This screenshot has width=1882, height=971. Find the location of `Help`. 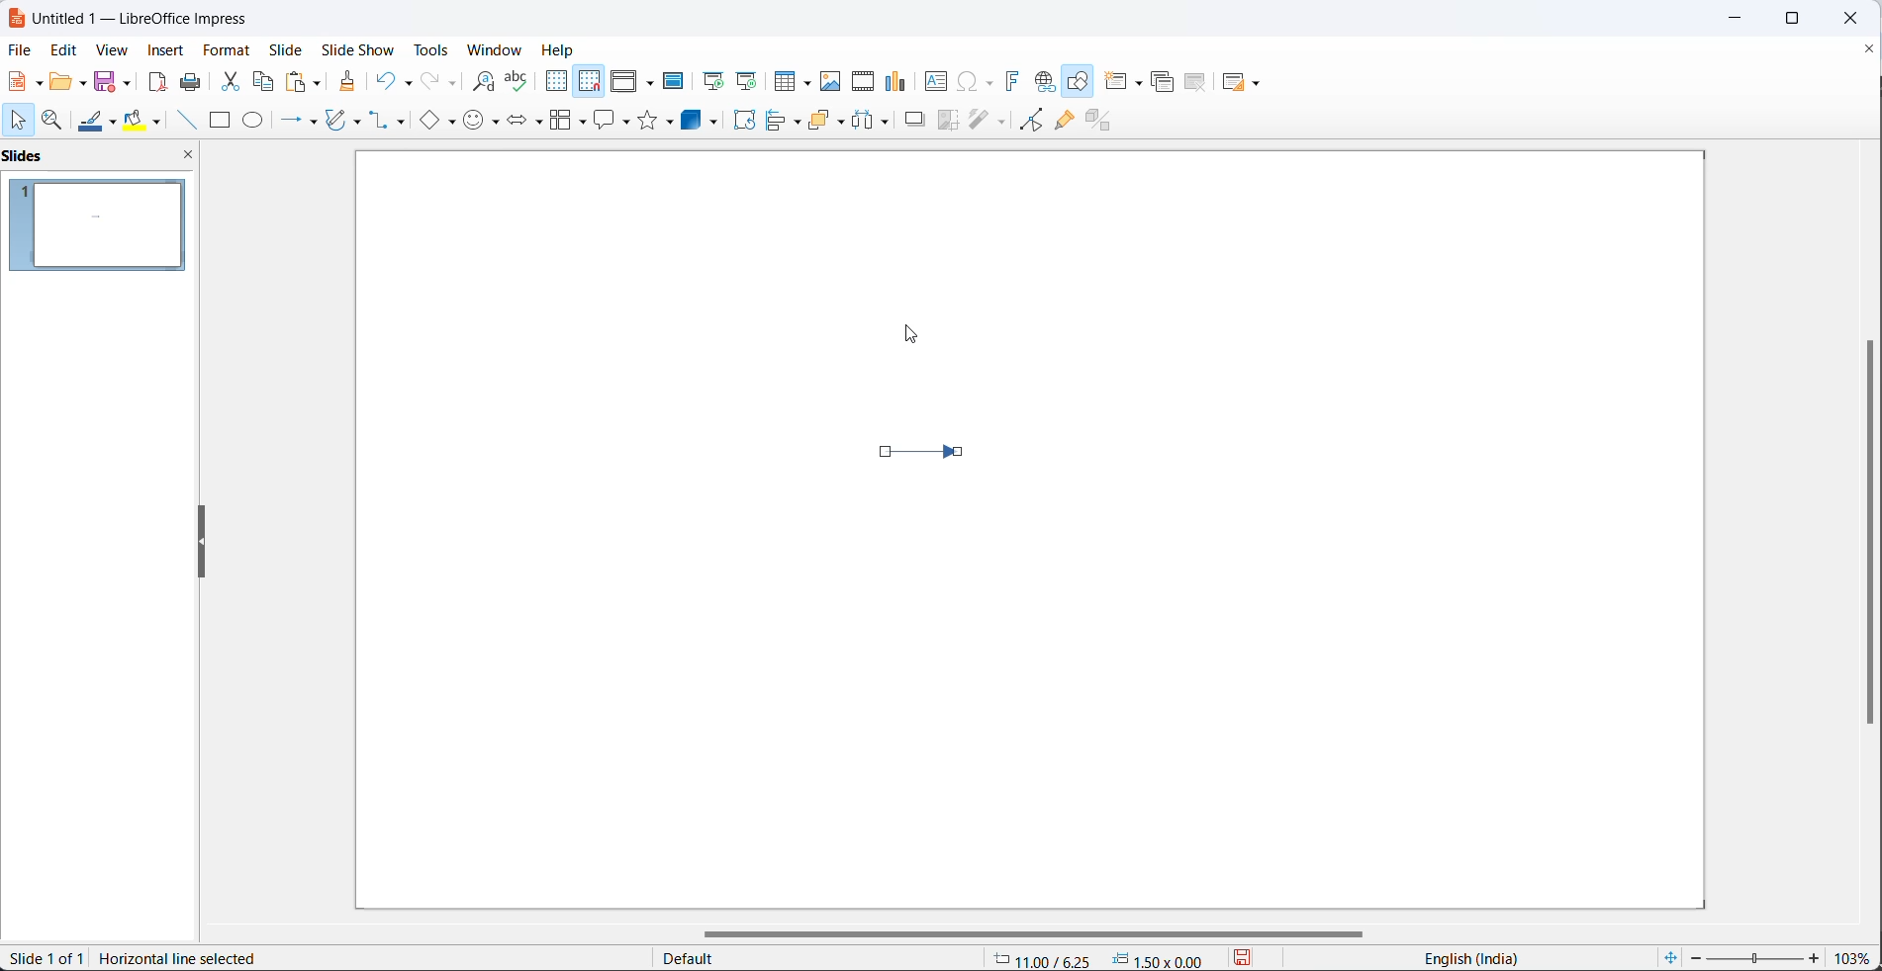

Help is located at coordinates (560, 50).